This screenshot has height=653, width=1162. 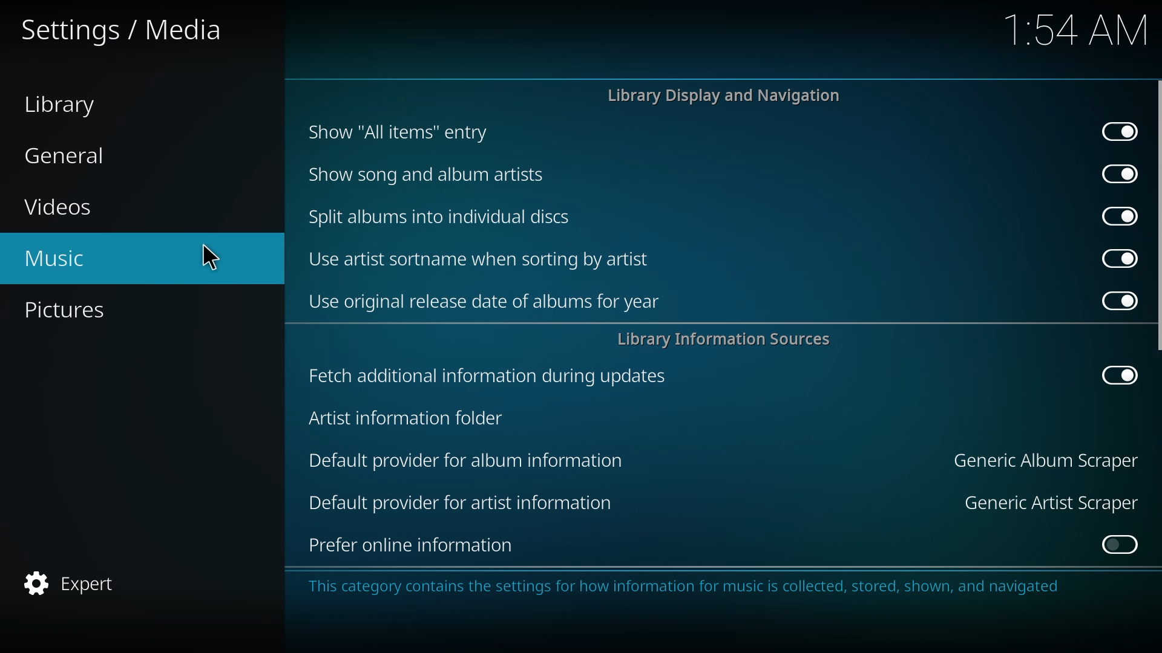 What do you see at coordinates (125, 30) in the screenshot?
I see `settings media` at bounding box center [125, 30].